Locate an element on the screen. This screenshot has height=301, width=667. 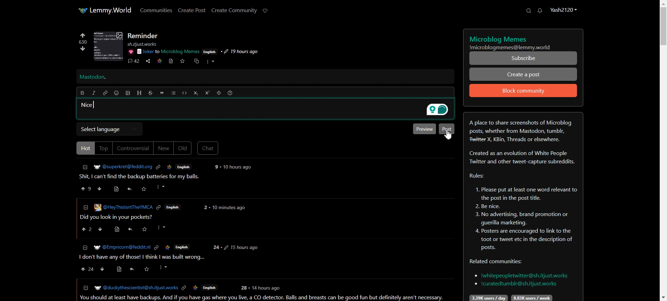
 is located at coordinates (146, 44).